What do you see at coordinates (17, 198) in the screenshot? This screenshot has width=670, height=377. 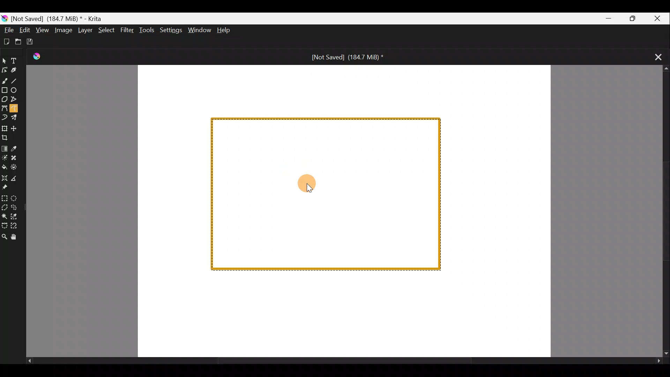 I see `Elliptical selection tool` at bounding box center [17, 198].